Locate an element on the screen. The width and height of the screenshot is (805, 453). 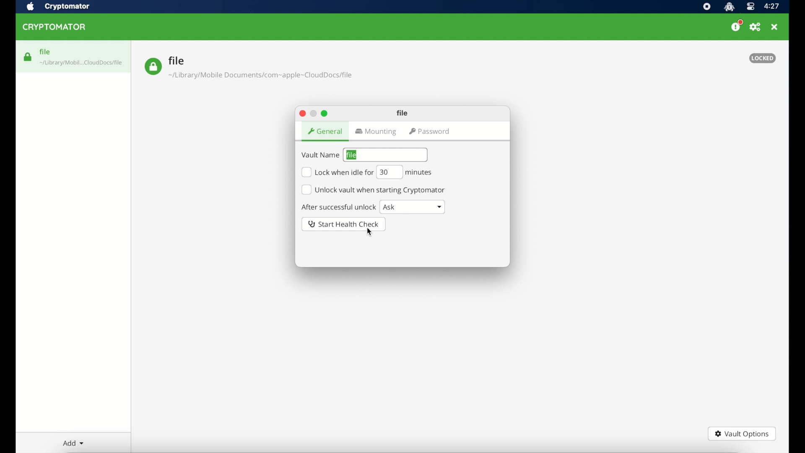
preferences is located at coordinates (756, 27).